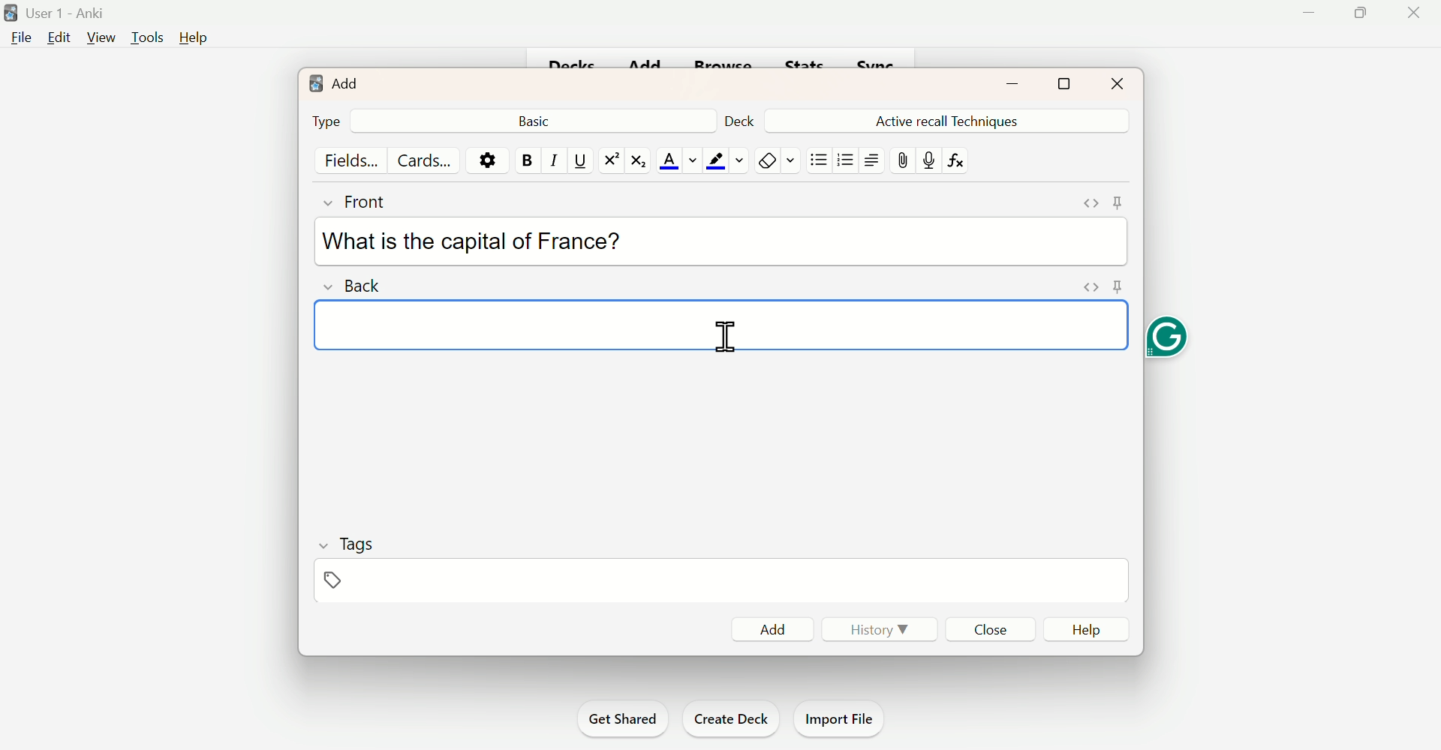 The height and width of the screenshot is (750, 1441). I want to click on History, so click(886, 631).